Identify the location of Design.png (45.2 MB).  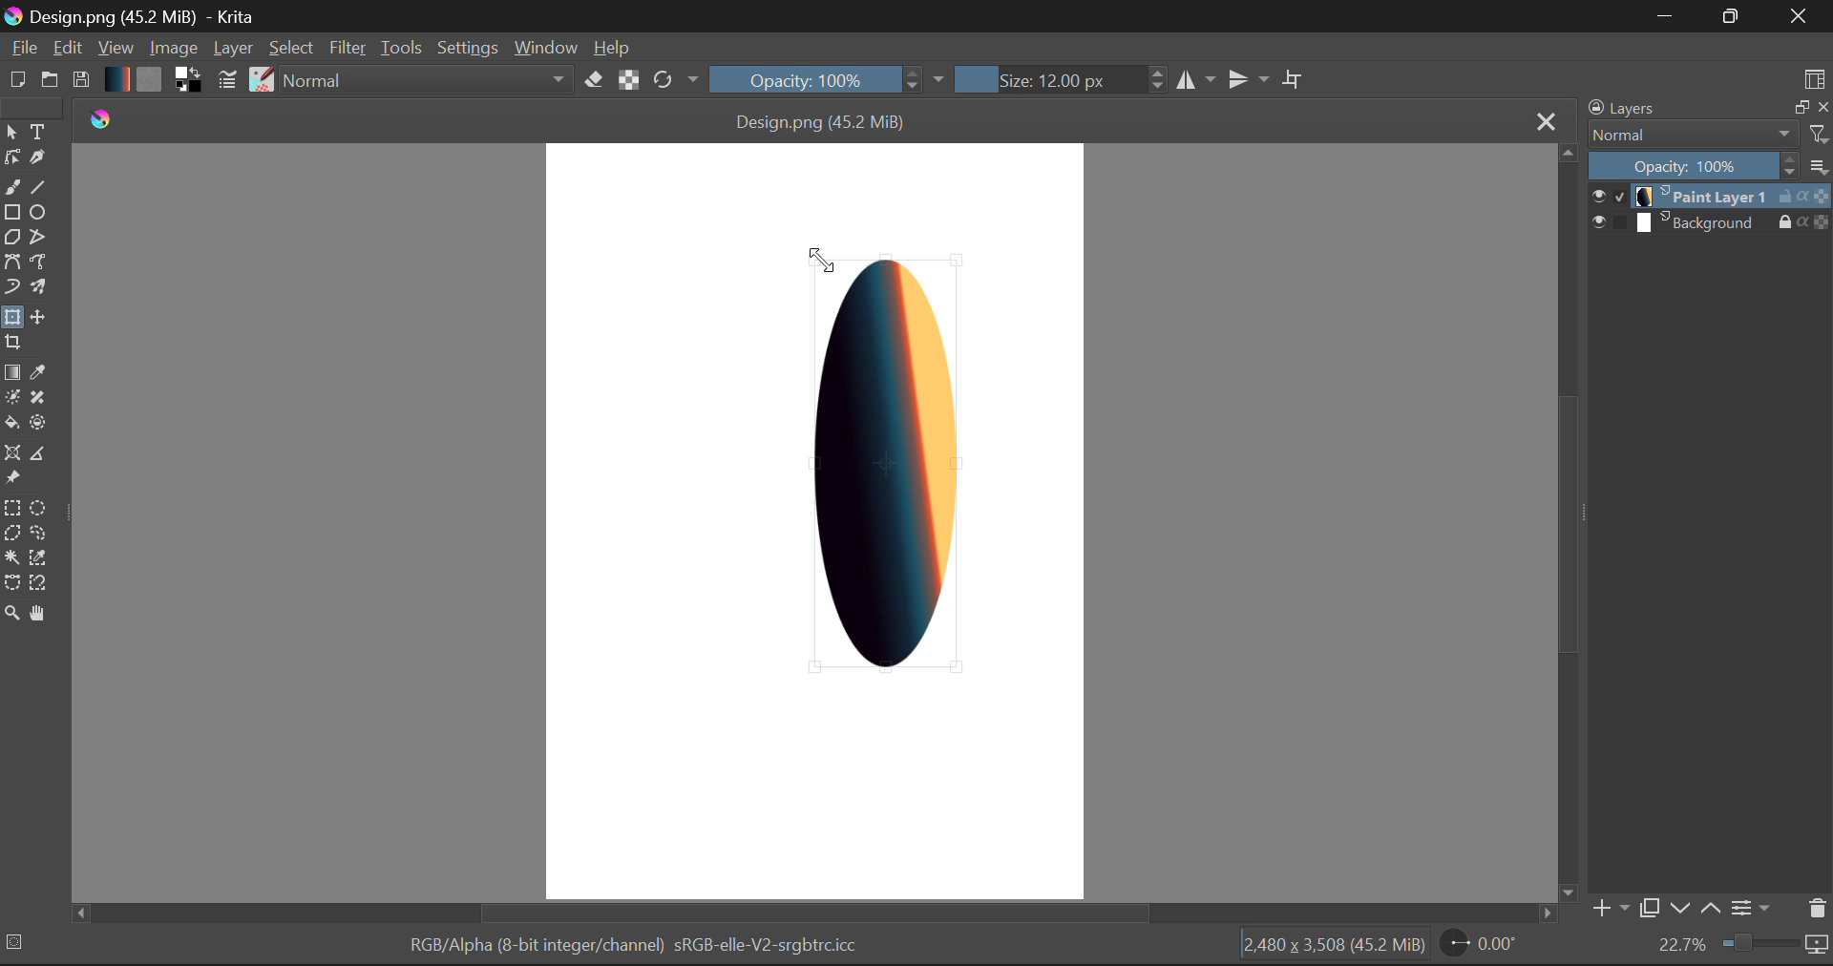
(823, 118).